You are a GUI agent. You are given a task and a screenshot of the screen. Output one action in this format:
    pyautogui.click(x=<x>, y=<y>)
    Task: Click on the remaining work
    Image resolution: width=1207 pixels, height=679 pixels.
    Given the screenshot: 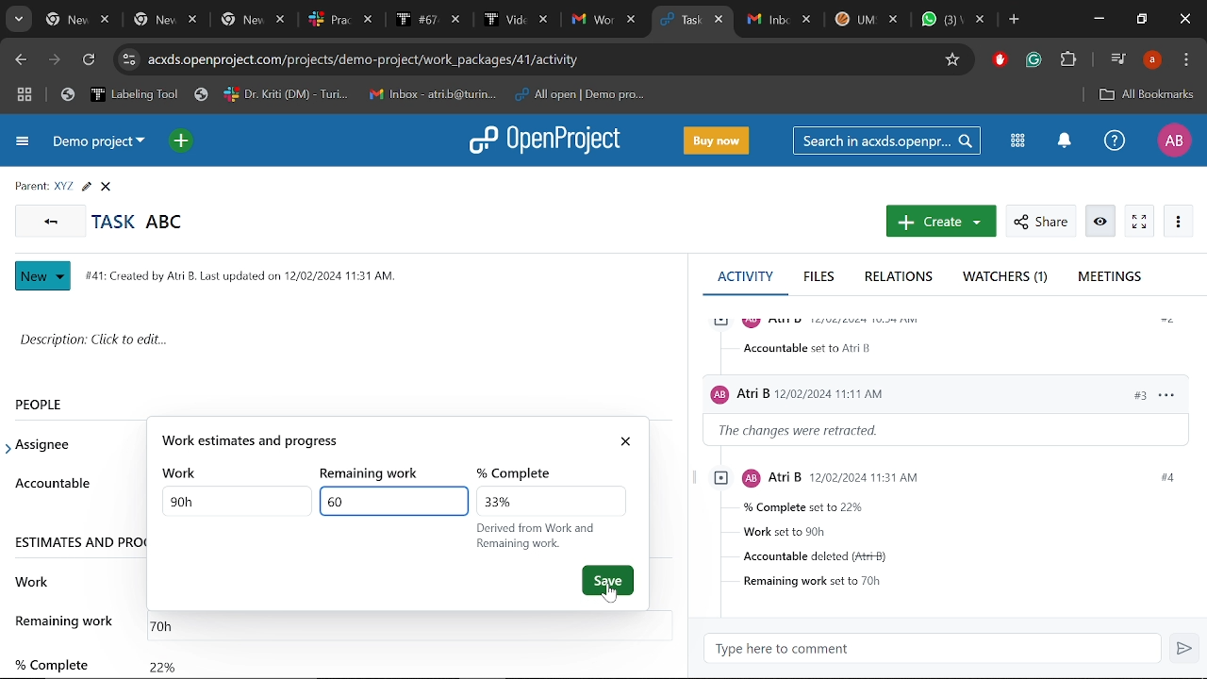 What is the action you would take?
    pyautogui.click(x=67, y=621)
    